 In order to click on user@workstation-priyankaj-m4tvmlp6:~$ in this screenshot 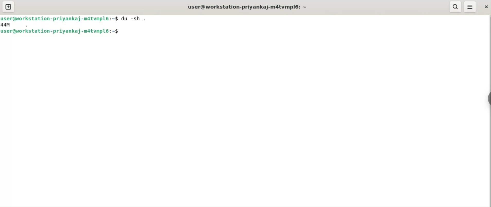, I will do `click(60, 19)`.